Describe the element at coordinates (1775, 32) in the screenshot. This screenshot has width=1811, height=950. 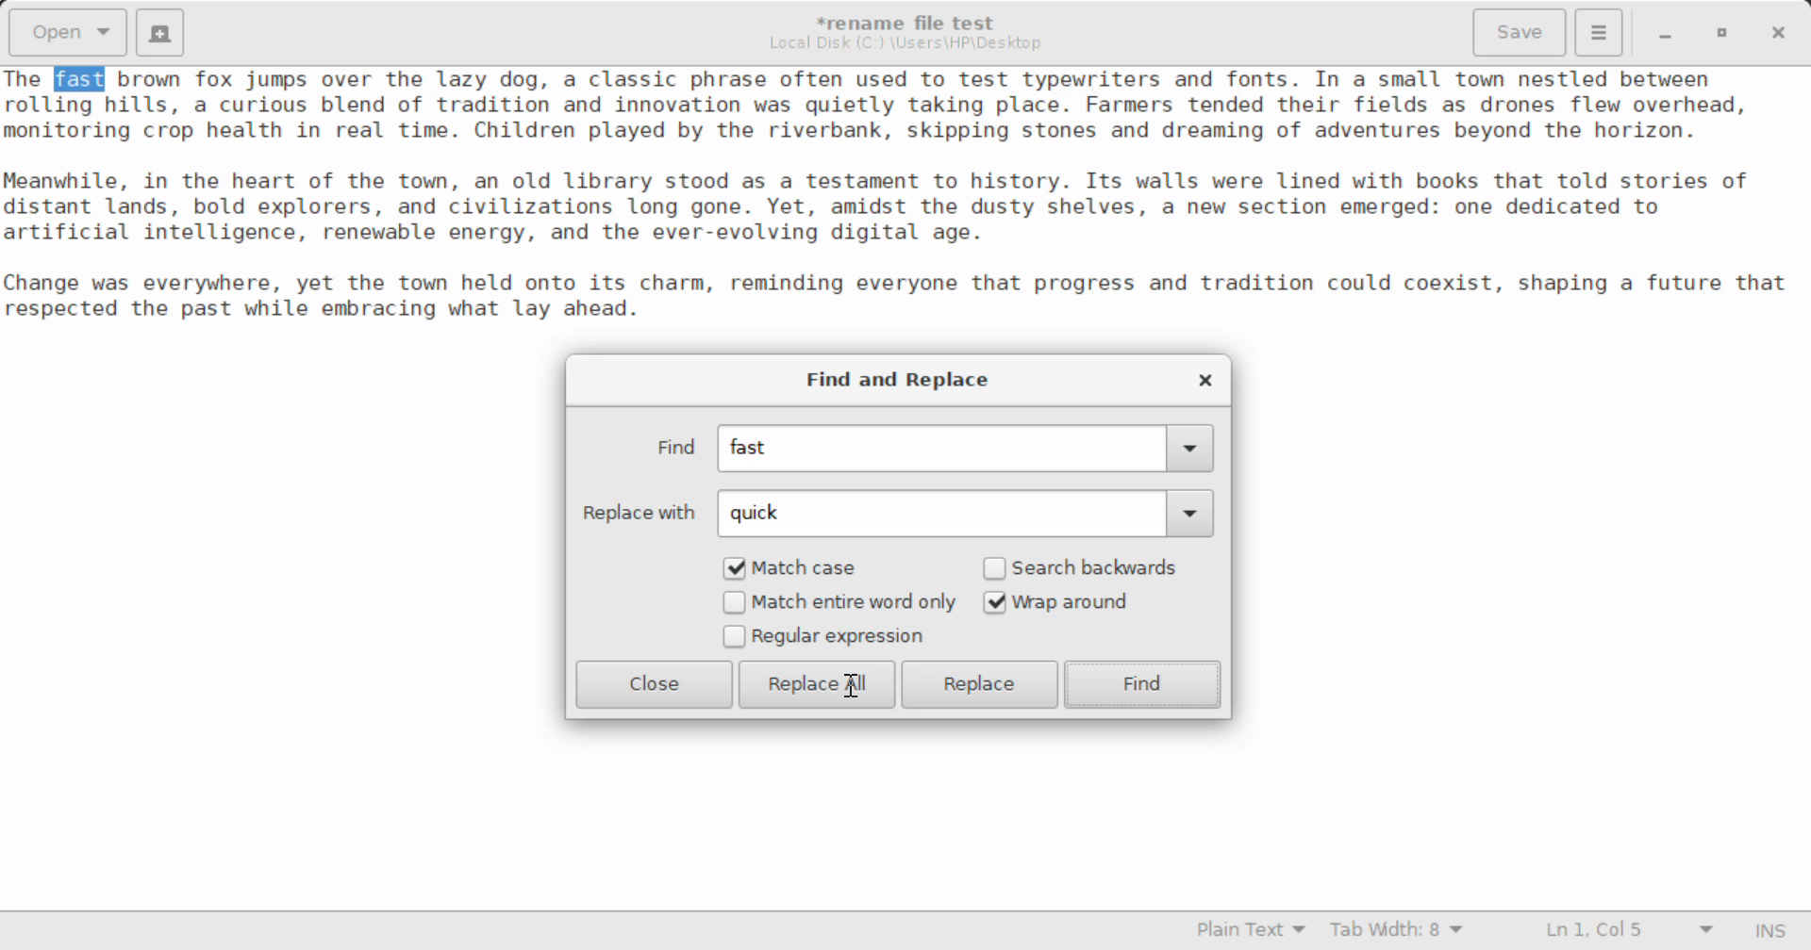
I see `Close Window` at that location.